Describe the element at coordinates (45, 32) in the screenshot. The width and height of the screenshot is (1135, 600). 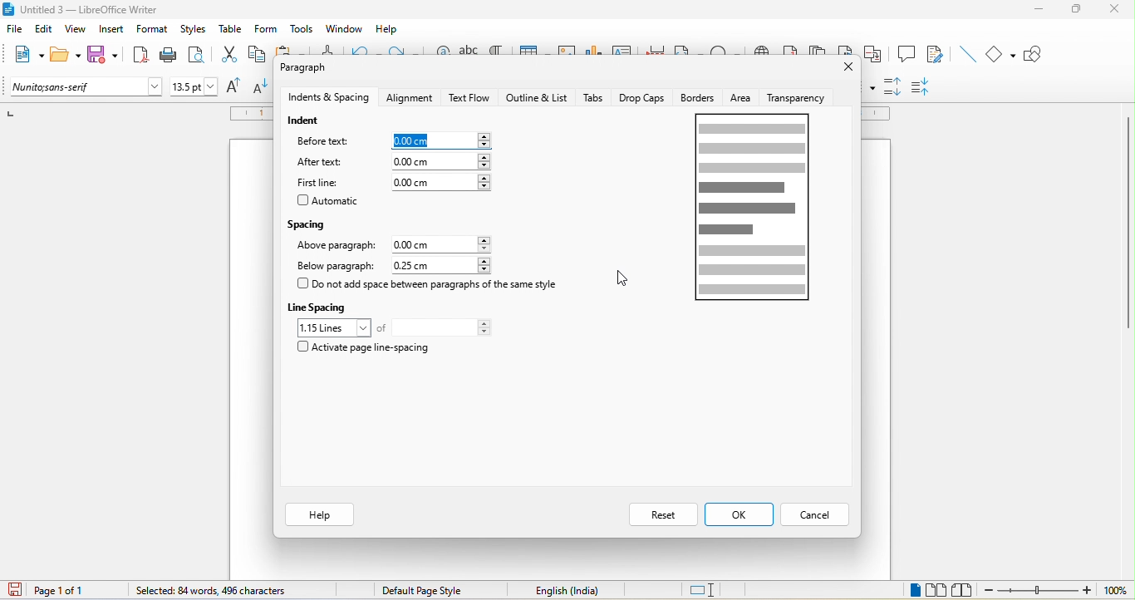
I see `edit` at that location.